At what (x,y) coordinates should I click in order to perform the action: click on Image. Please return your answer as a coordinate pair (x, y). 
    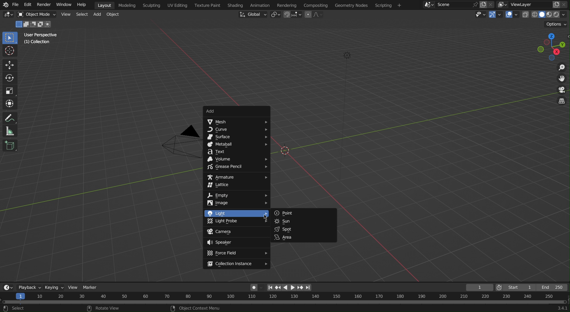
    Looking at the image, I should click on (237, 204).